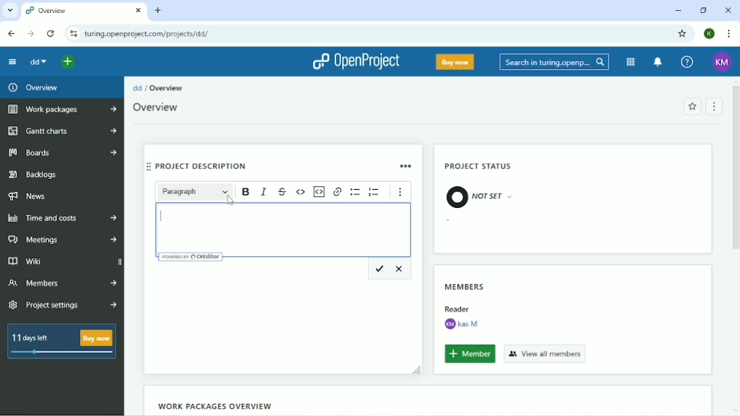 This screenshot has width=740, height=416. Describe the element at coordinates (480, 167) in the screenshot. I see `Project status` at that location.